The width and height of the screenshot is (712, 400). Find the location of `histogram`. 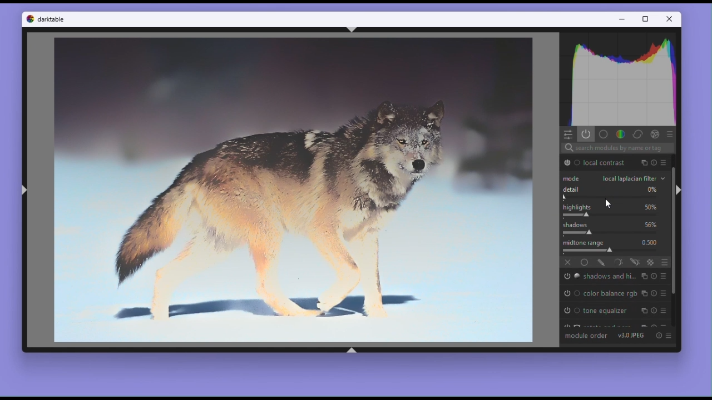

histogram is located at coordinates (621, 78).